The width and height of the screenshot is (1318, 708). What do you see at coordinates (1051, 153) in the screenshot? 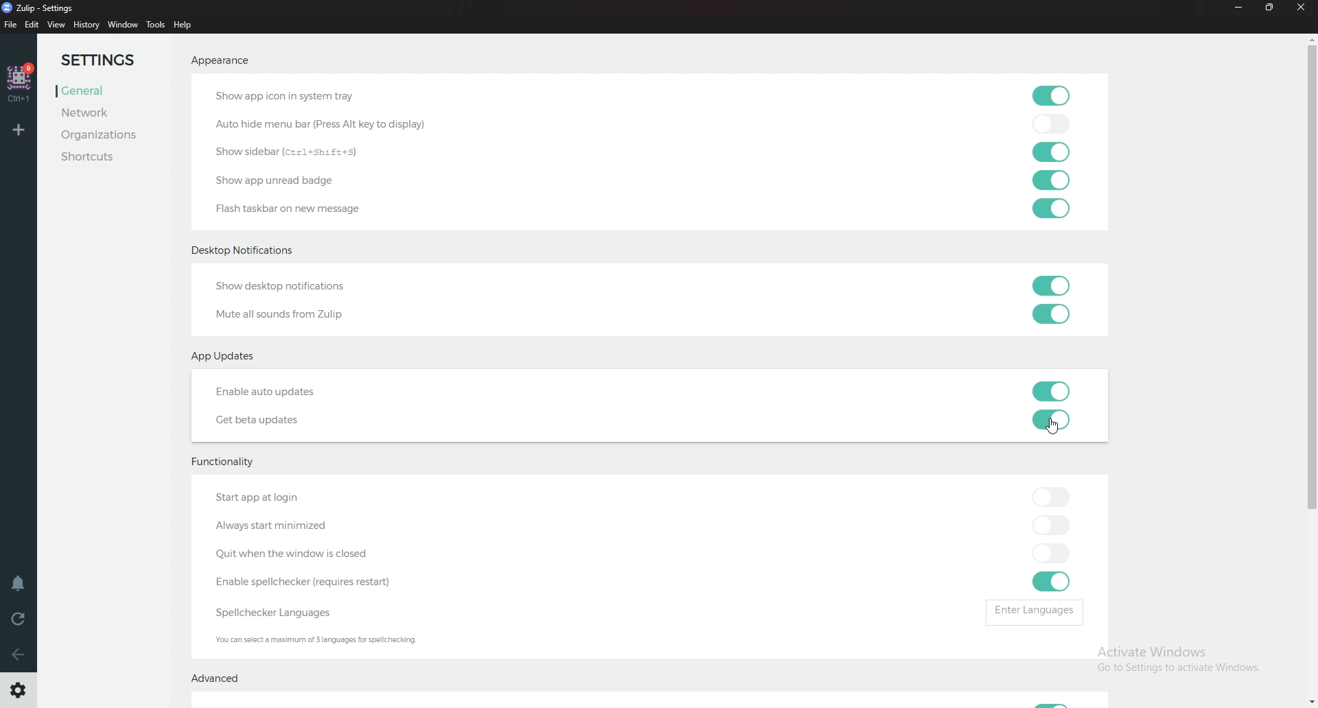
I see `toggle` at bounding box center [1051, 153].